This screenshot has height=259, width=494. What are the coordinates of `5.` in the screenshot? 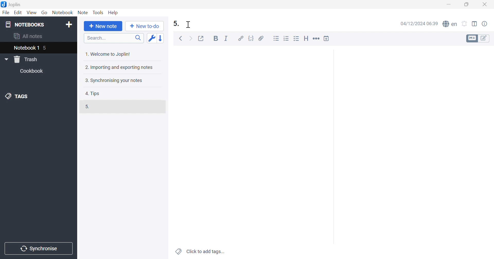 It's located at (88, 108).